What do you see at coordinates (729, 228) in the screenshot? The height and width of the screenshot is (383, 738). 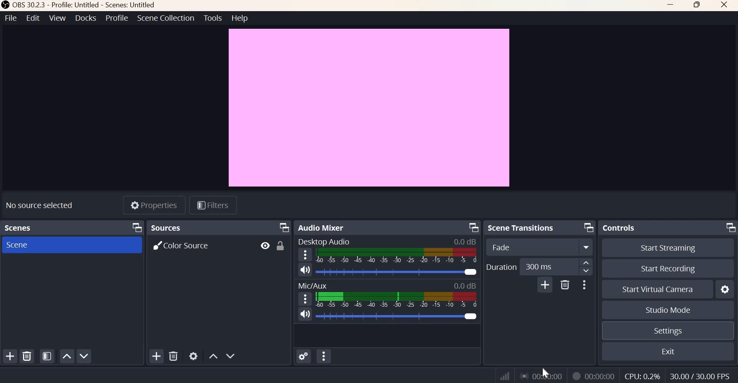 I see `Dock Options icon` at bounding box center [729, 228].